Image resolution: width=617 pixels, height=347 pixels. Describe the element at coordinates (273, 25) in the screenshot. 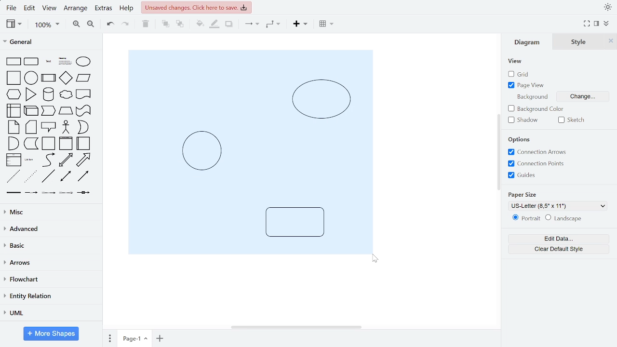

I see `waypoints` at that location.